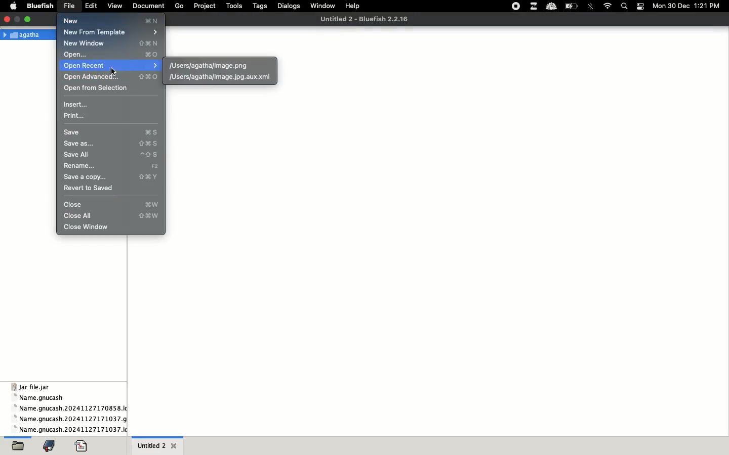 The image size is (729, 455). I want to click on document , so click(151, 6).